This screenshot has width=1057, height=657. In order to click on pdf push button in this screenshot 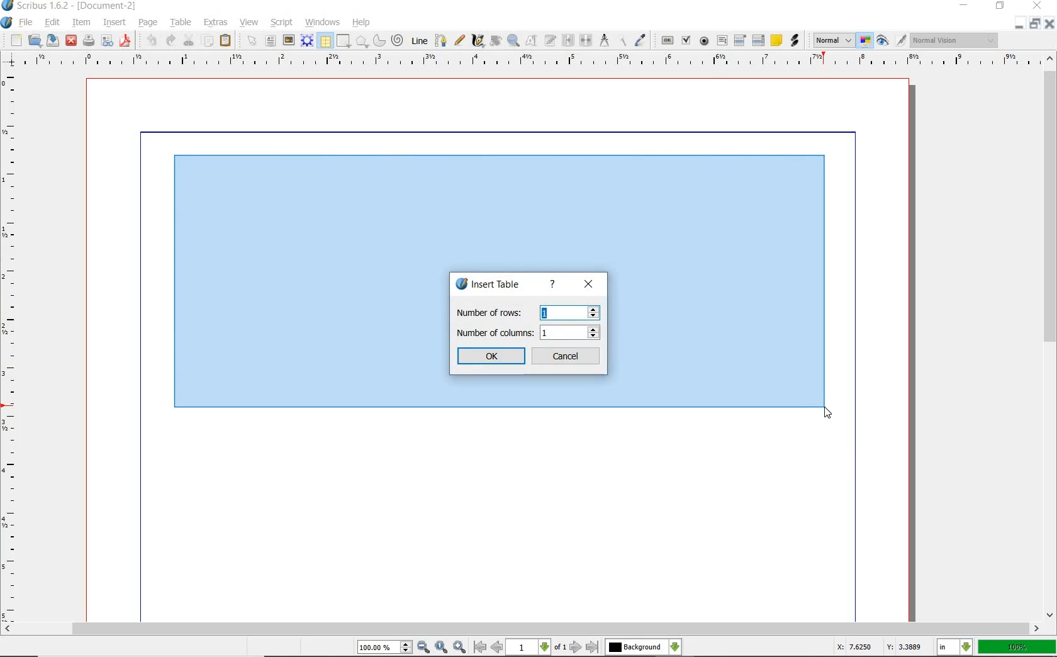, I will do `click(668, 41)`.